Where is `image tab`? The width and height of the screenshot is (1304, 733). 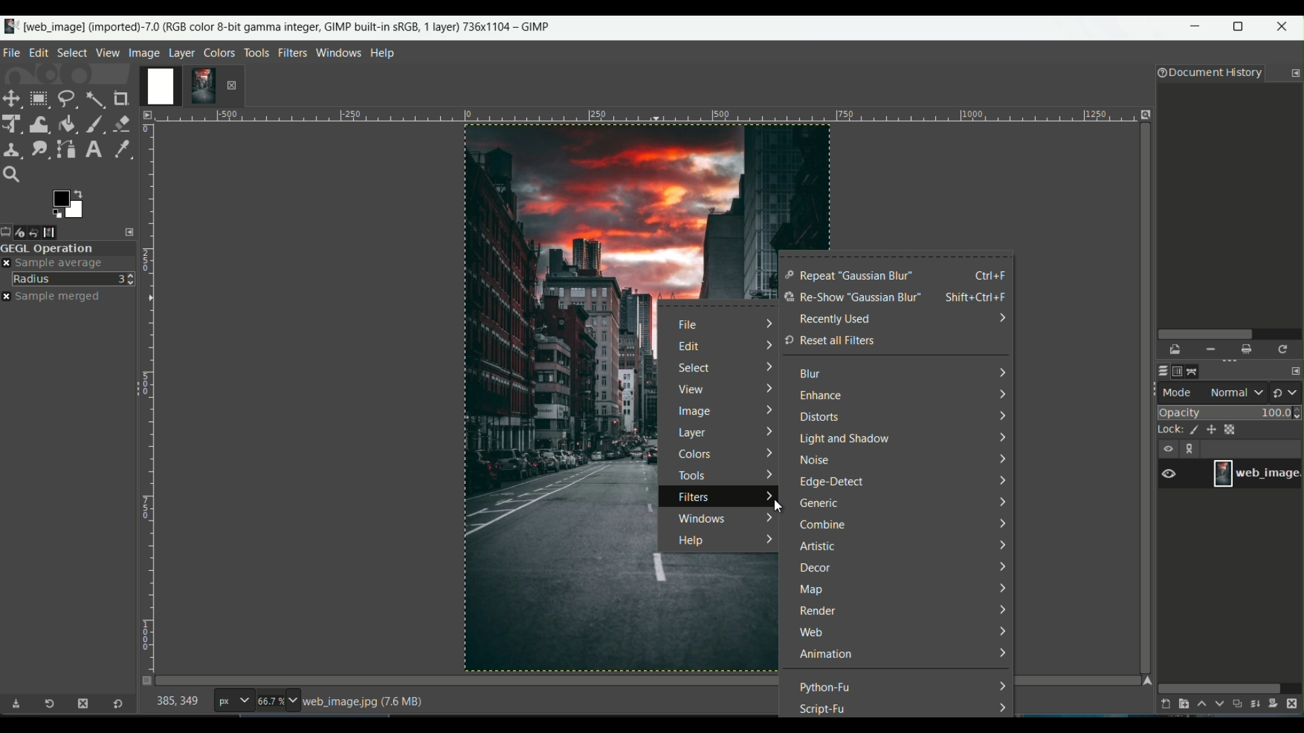
image tab is located at coordinates (144, 52).